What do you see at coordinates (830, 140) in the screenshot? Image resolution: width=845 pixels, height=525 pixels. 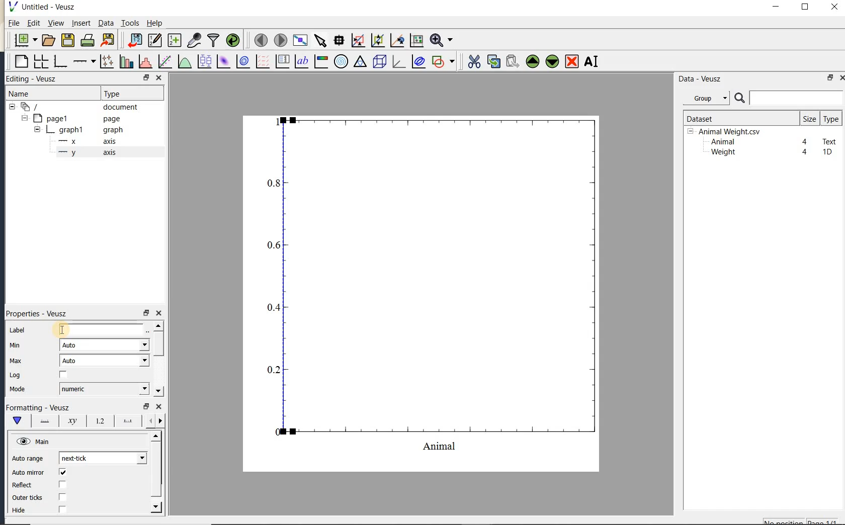 I see `Text` at bounding box center [830, 140].